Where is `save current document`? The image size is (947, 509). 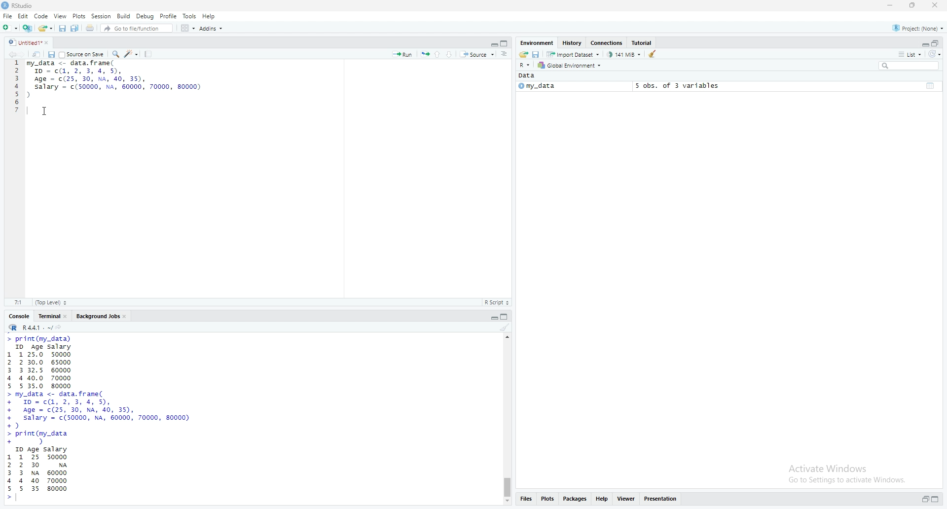 save current document is located at coordinates (51, 55).